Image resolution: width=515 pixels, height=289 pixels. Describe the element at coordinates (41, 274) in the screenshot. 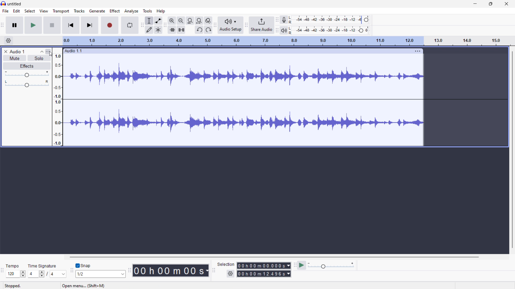

I see `Drop down` at that location.